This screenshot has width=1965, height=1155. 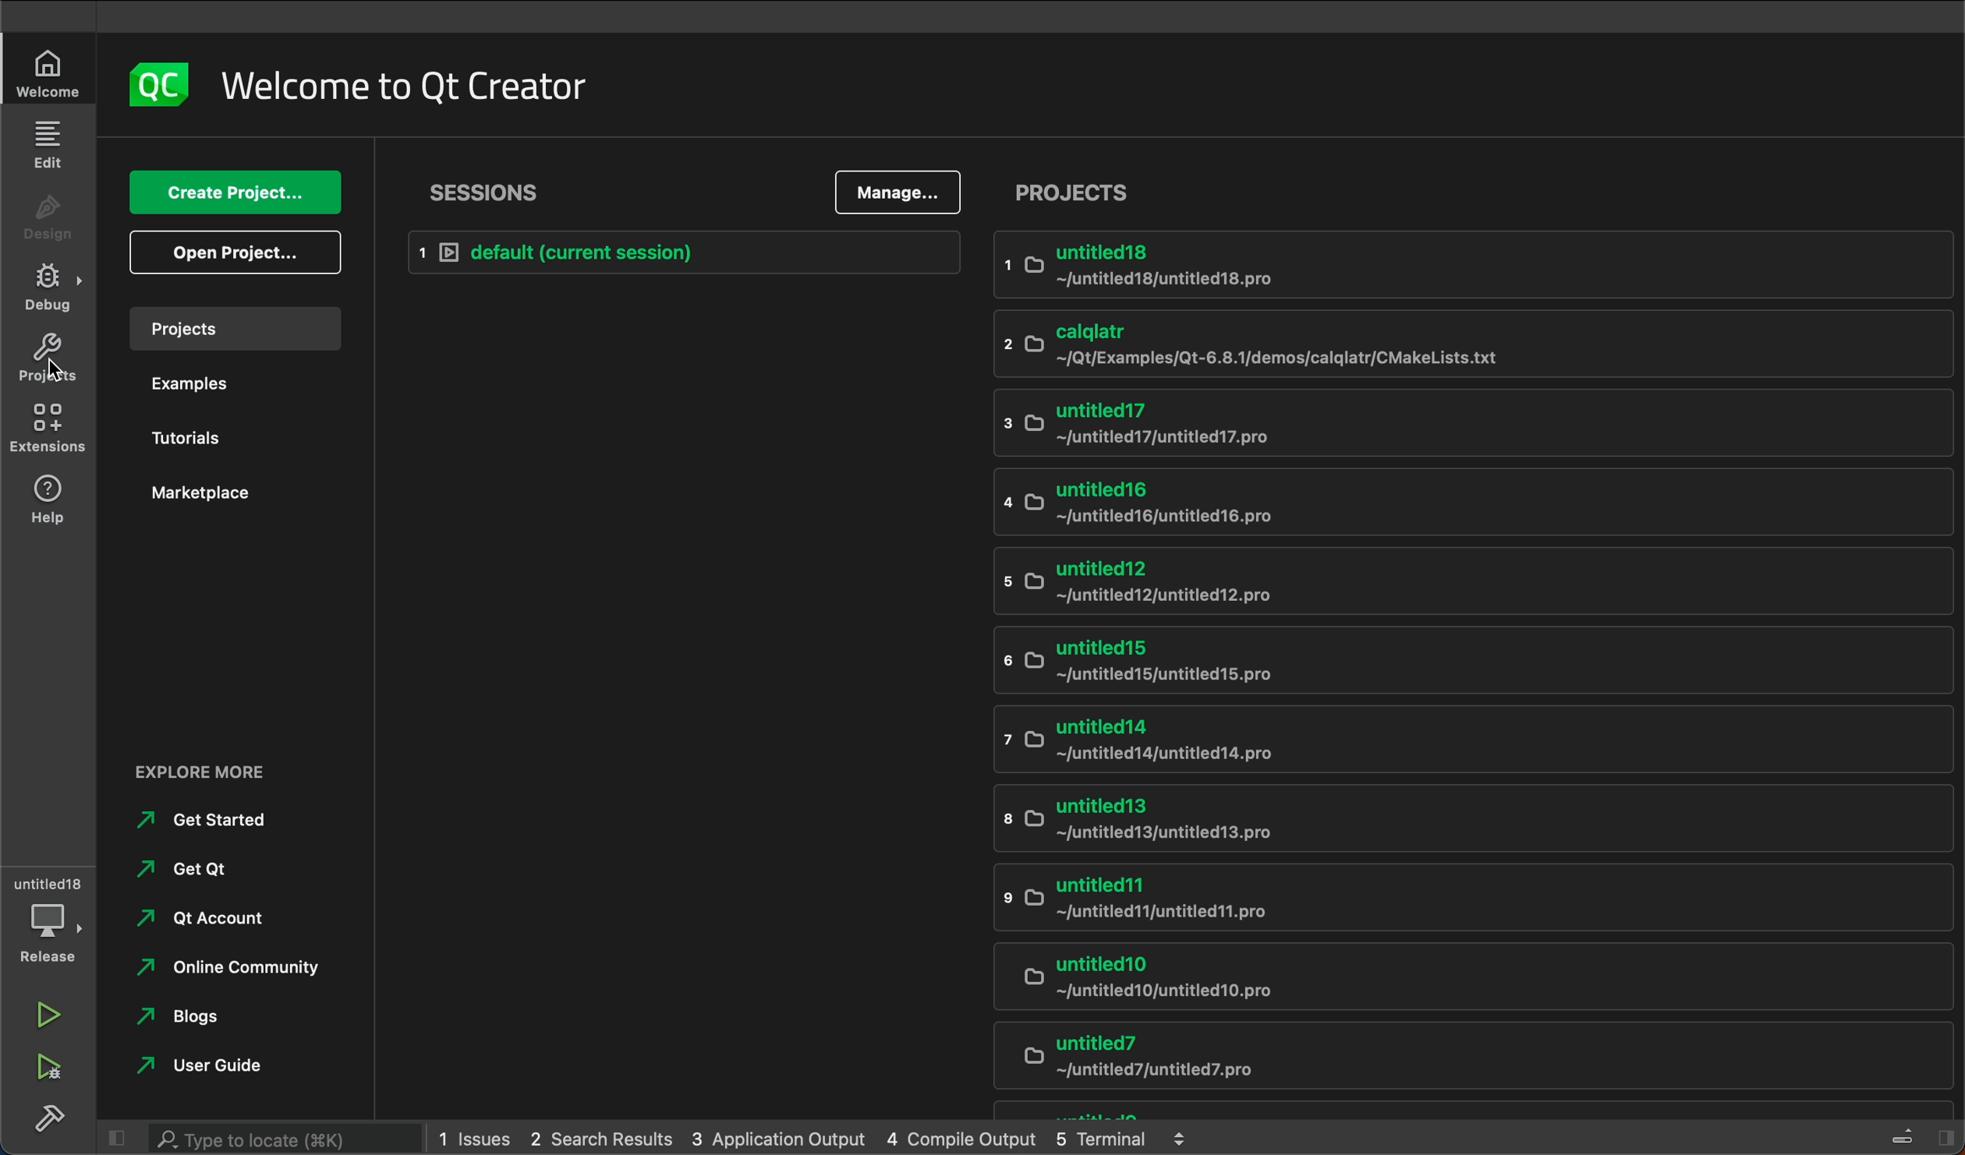 What do you see at coordinates (221, 1017) in the screenshot?
I see `blogs` at bounding box center [221, 1017].